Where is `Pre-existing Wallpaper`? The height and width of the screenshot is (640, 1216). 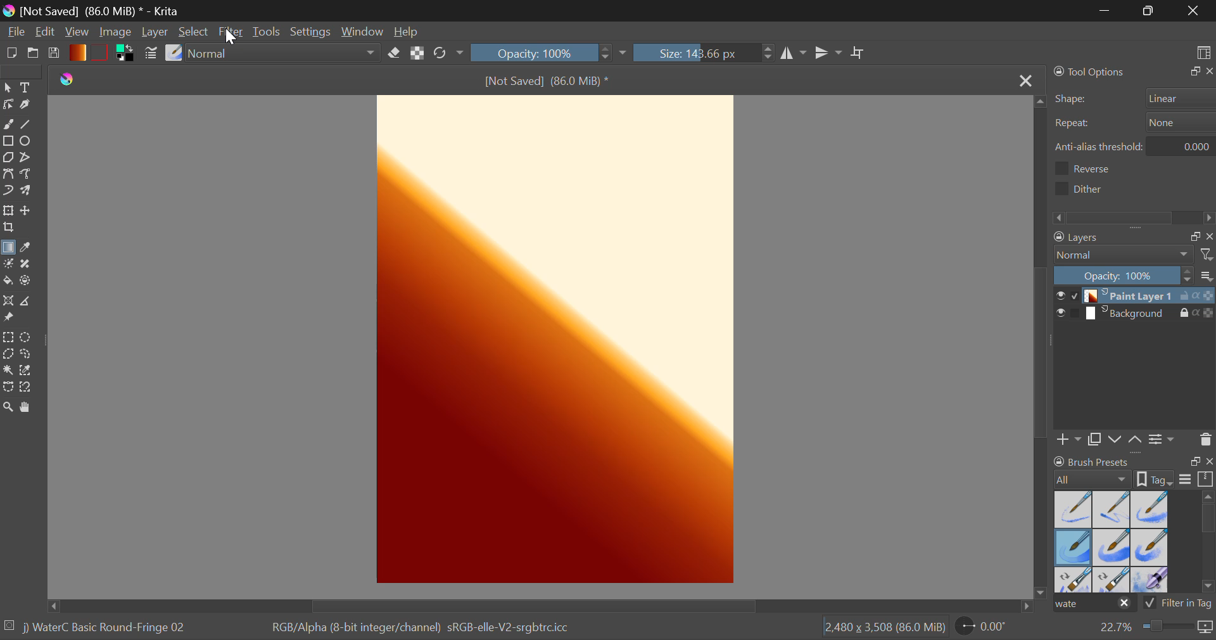
Pre-existing Wallpaper is located at coordinates (554, 341).